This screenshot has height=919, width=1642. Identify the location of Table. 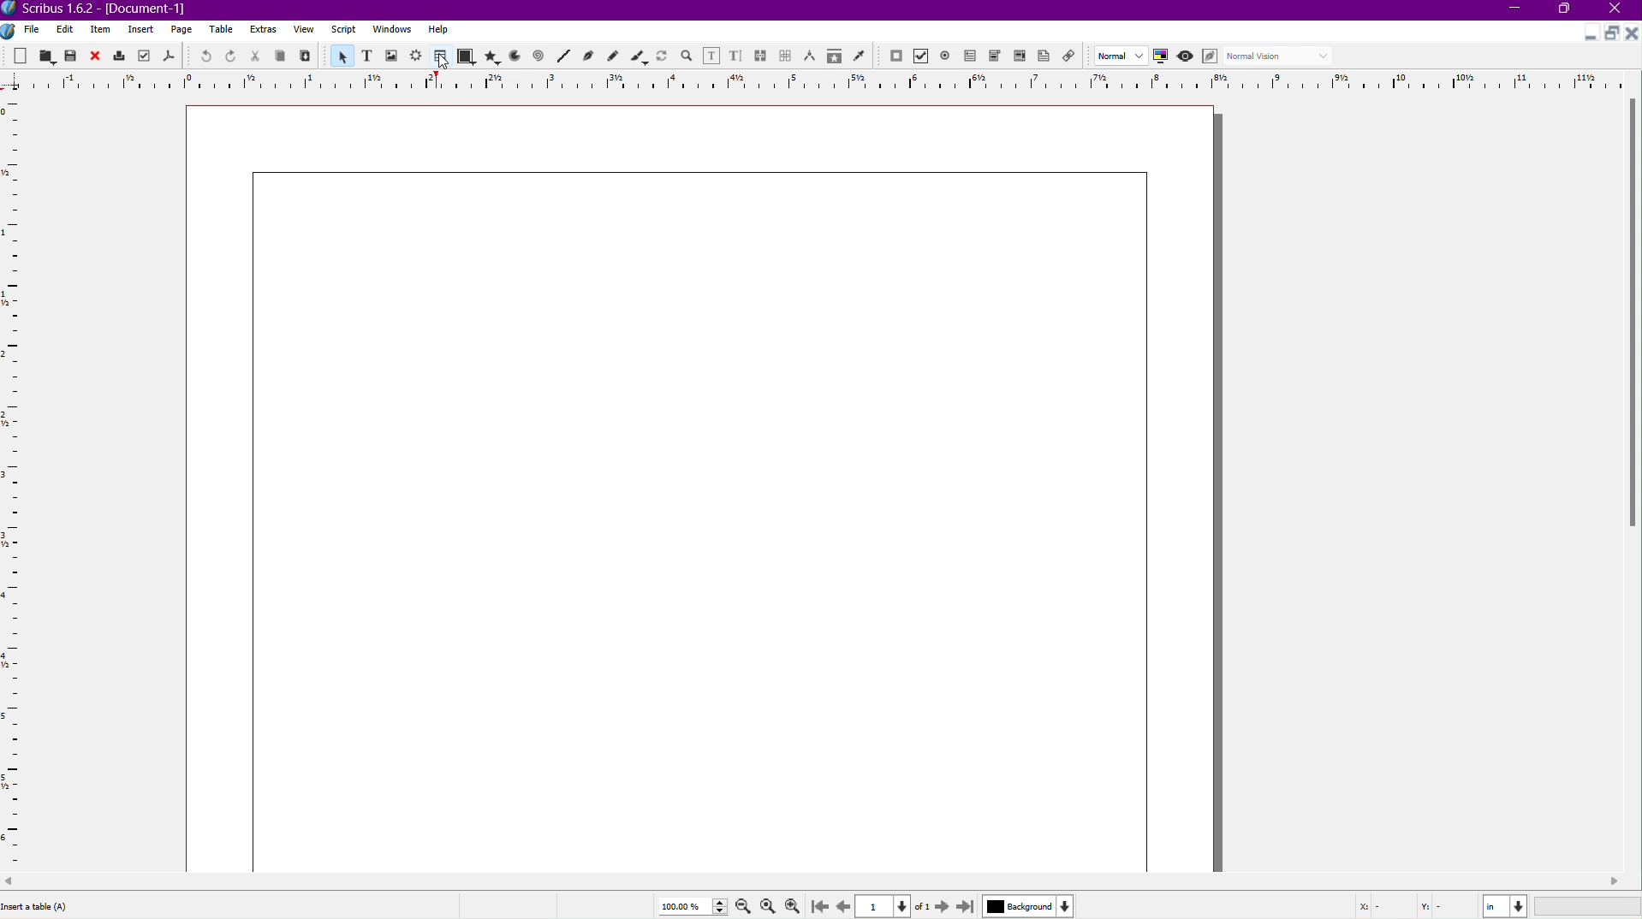
(223, 31).